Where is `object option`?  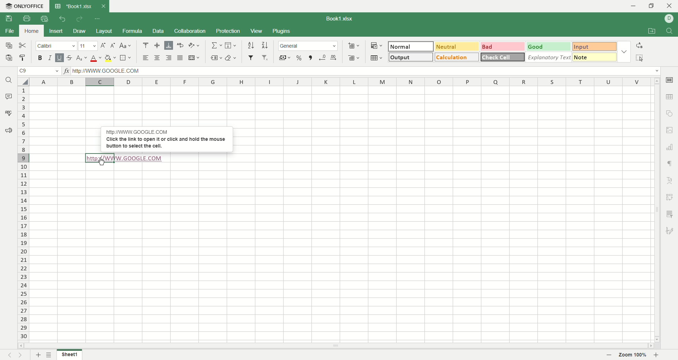 object option is located at coordinates (670, 113).